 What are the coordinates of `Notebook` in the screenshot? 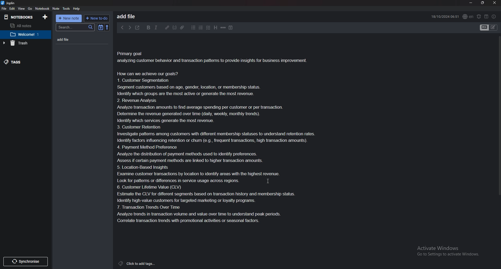 It's located at (43, 9).